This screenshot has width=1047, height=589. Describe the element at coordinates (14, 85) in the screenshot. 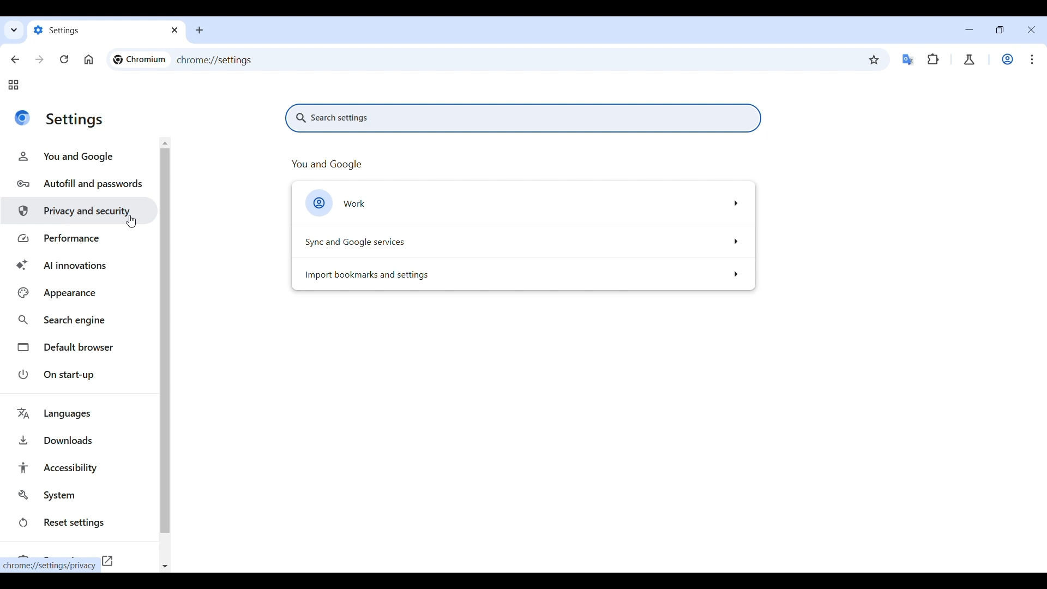

I see `Tab groups ` at that location.